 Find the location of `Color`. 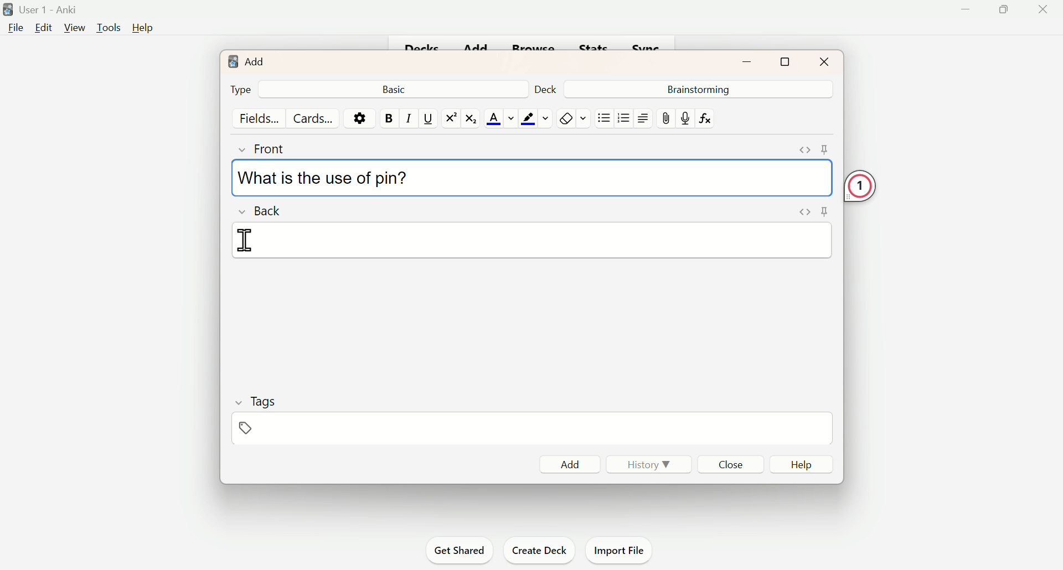

Color is located at coordinates (535, 118).